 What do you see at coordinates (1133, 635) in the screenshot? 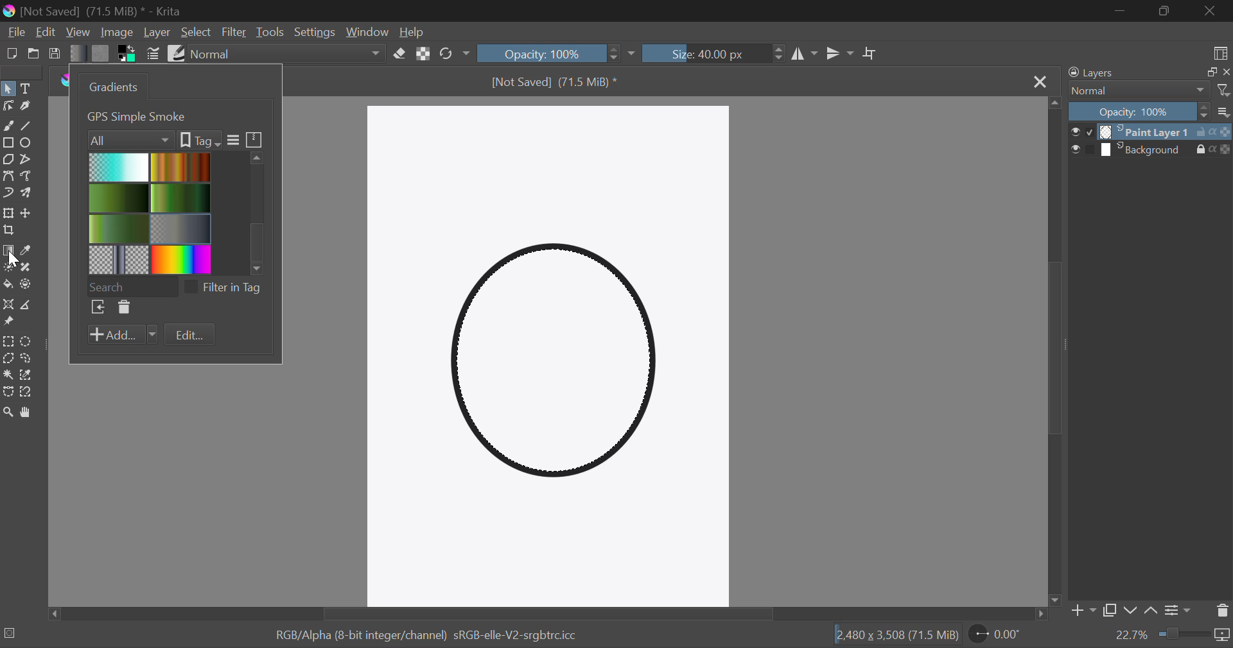
I see `zoom value` at bounding box center [1133, 635].